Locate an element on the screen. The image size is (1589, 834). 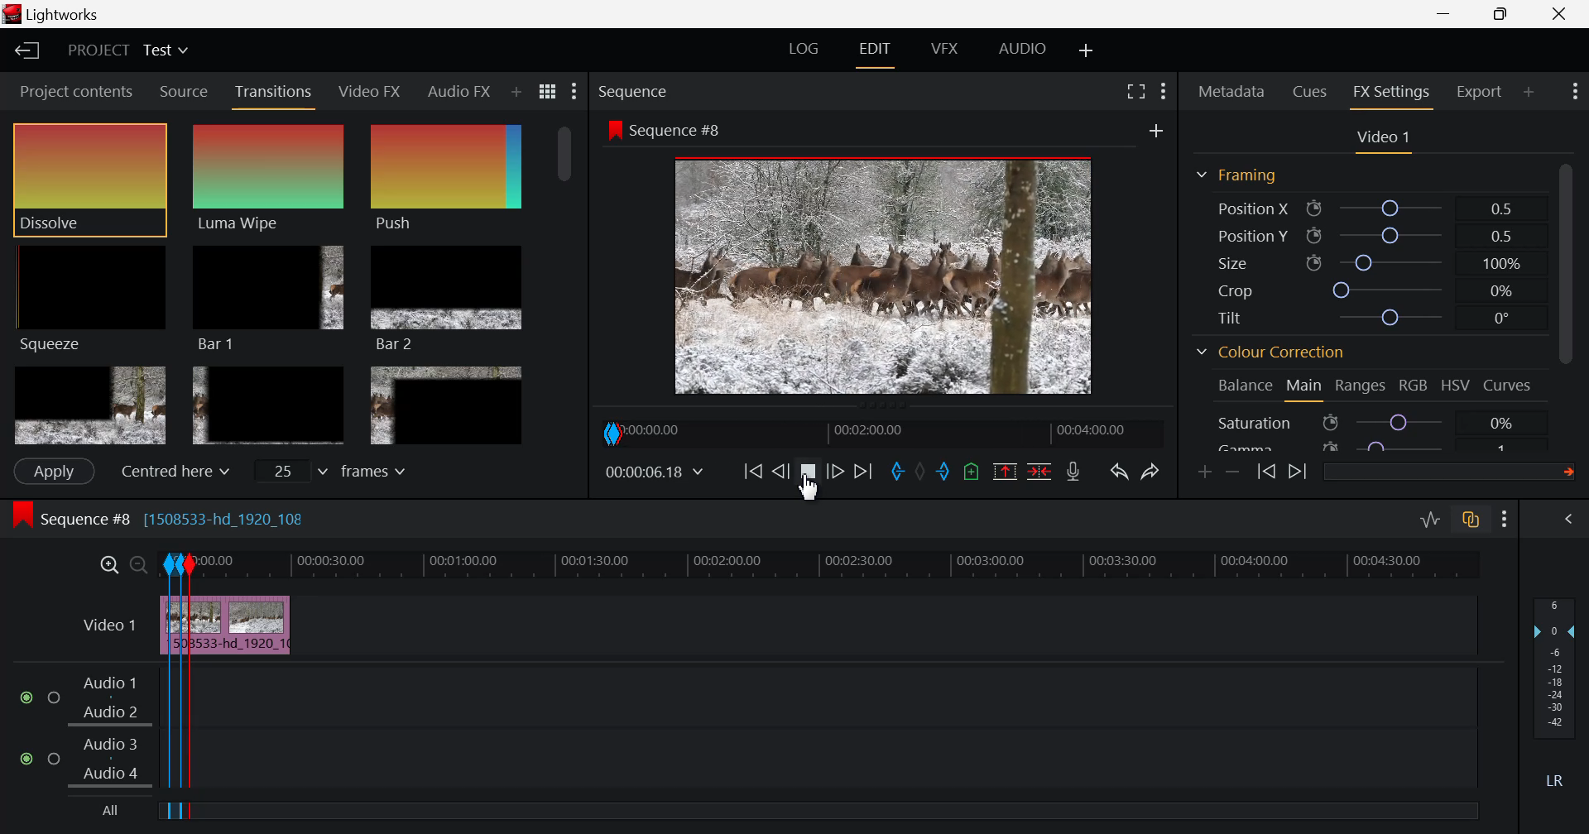
Crop is located at coordinates (1366, 290).